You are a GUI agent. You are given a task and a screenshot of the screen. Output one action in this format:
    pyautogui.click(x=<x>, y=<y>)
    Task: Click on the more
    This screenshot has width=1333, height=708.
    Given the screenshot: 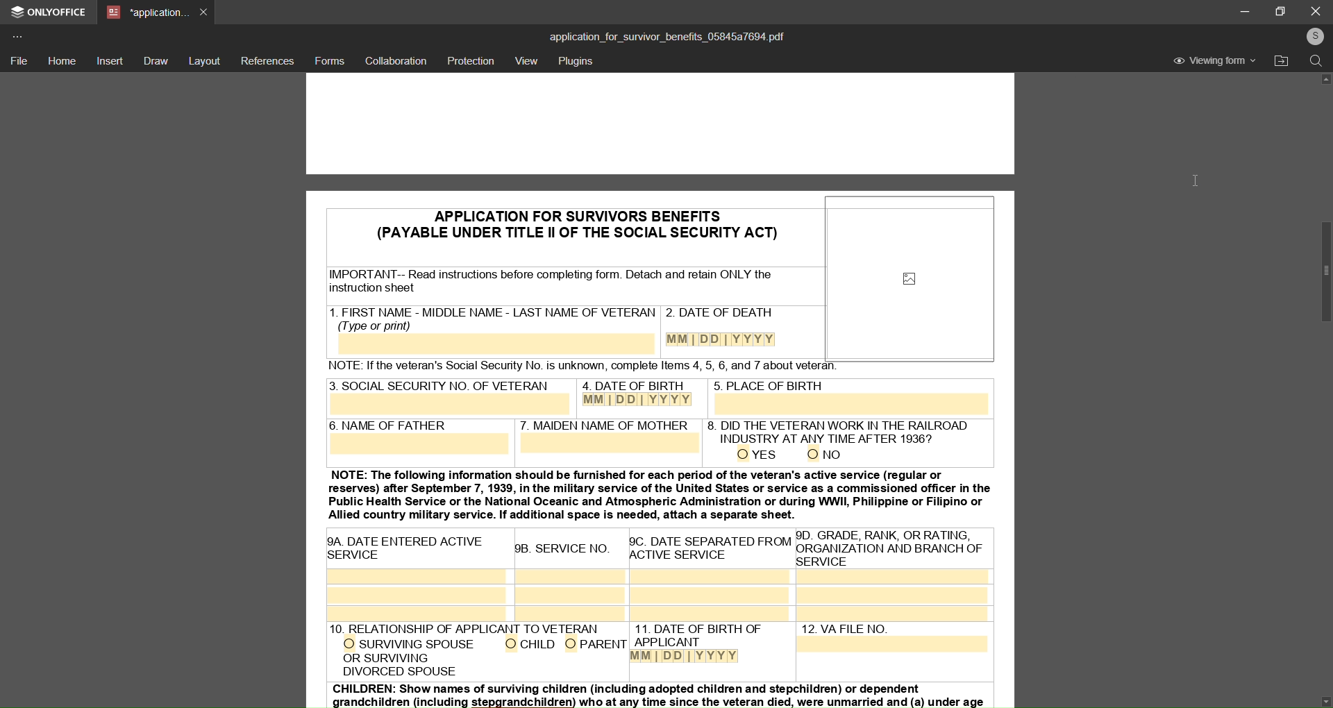 What is the action you would take?
    pyautogui.click(x=20, y=35)
    